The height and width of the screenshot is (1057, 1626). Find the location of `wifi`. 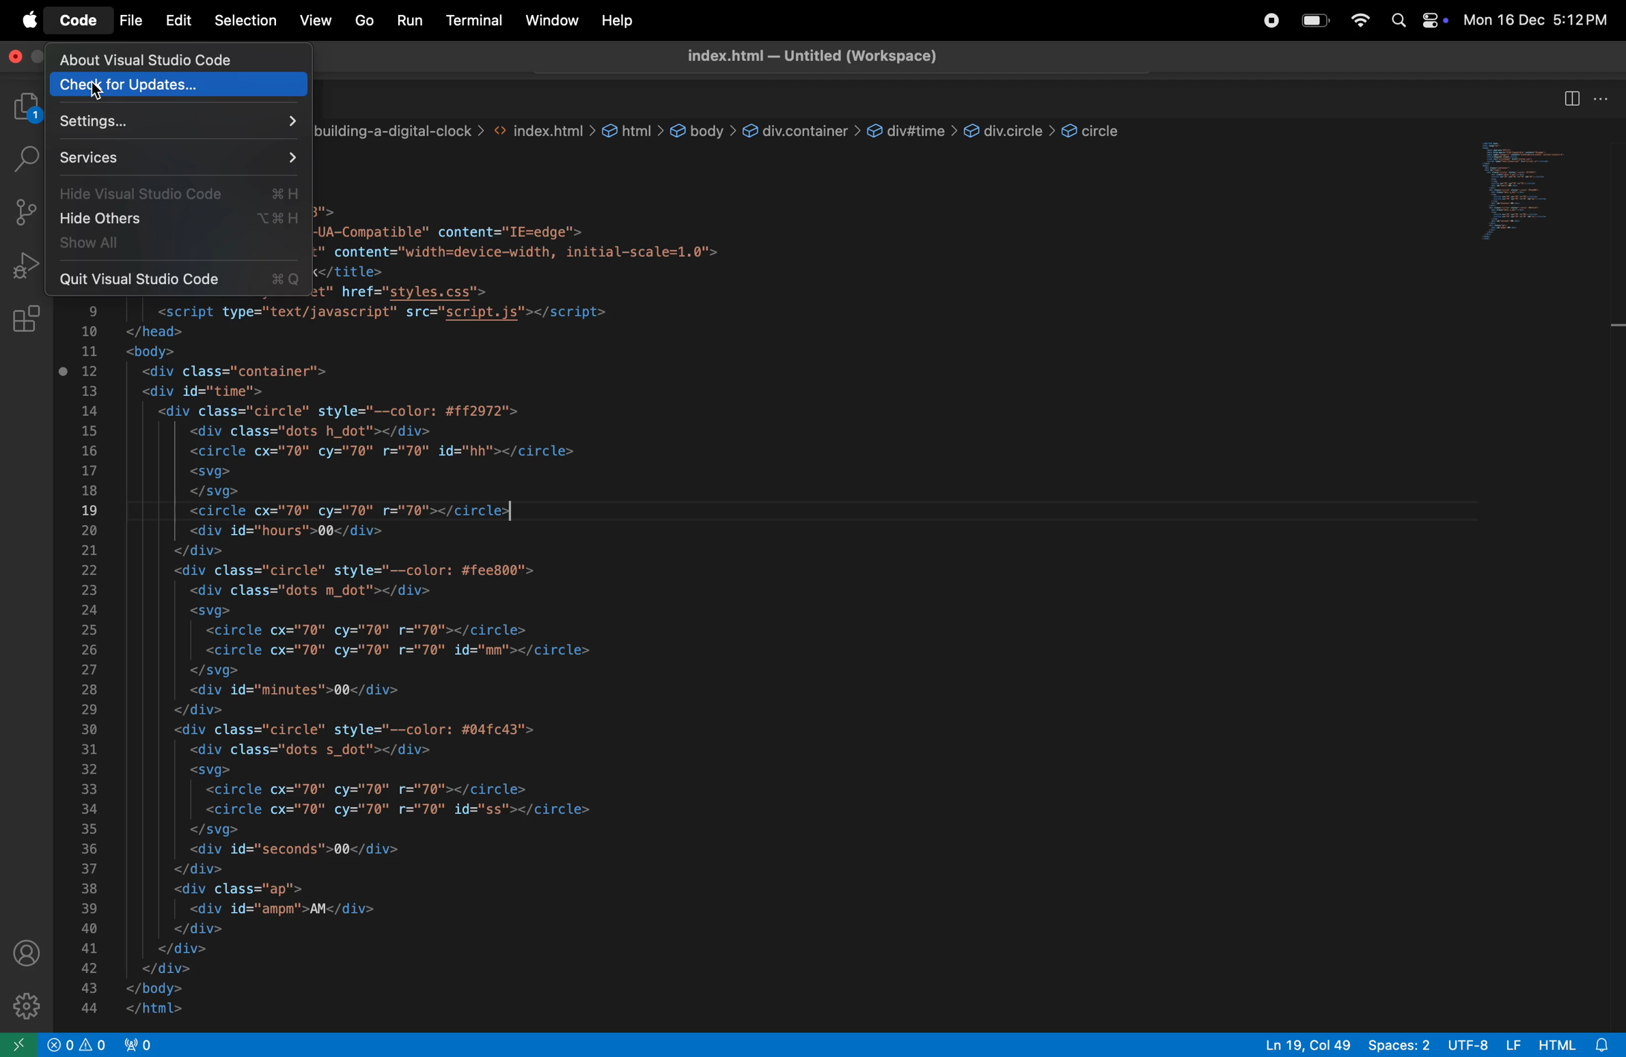

wifi is located at coordinates (1358, 20).